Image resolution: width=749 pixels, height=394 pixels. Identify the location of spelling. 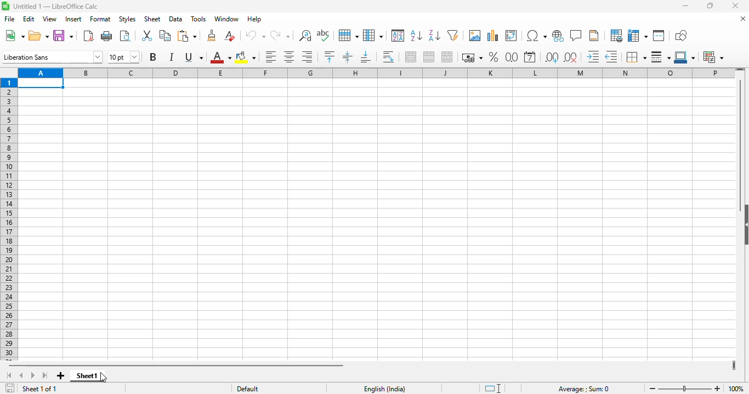
(324, 36).